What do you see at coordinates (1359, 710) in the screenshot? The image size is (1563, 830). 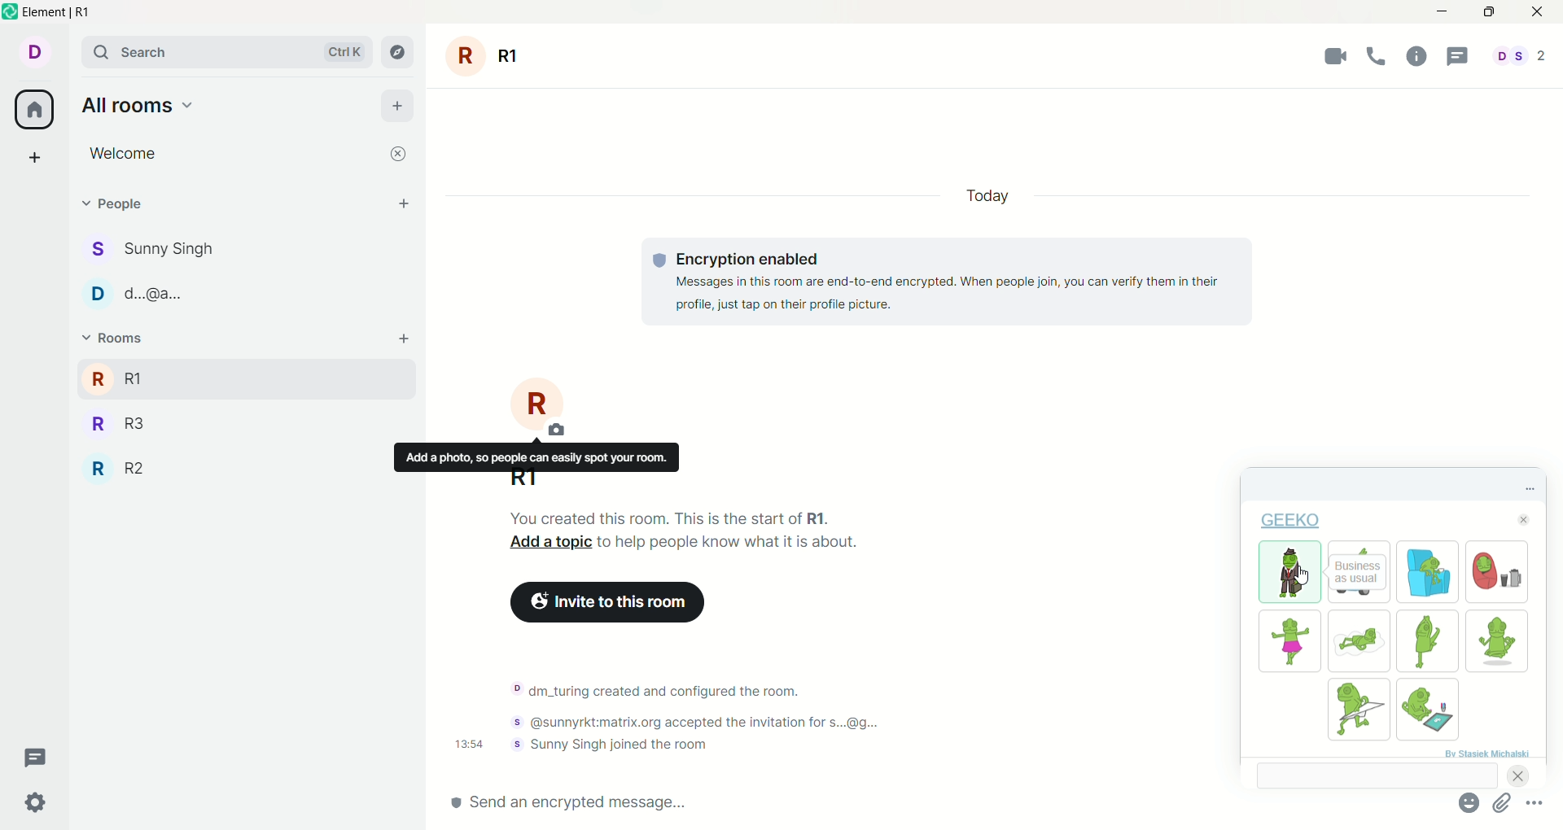 I see `Geeko on my way sticker` at bounding box center [1359, 710].